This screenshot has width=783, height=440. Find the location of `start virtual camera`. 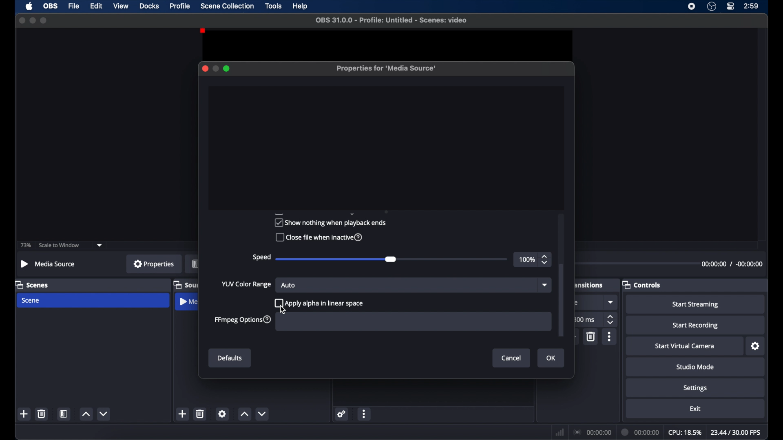

start virtual camera is located at coordinates (685, 346).